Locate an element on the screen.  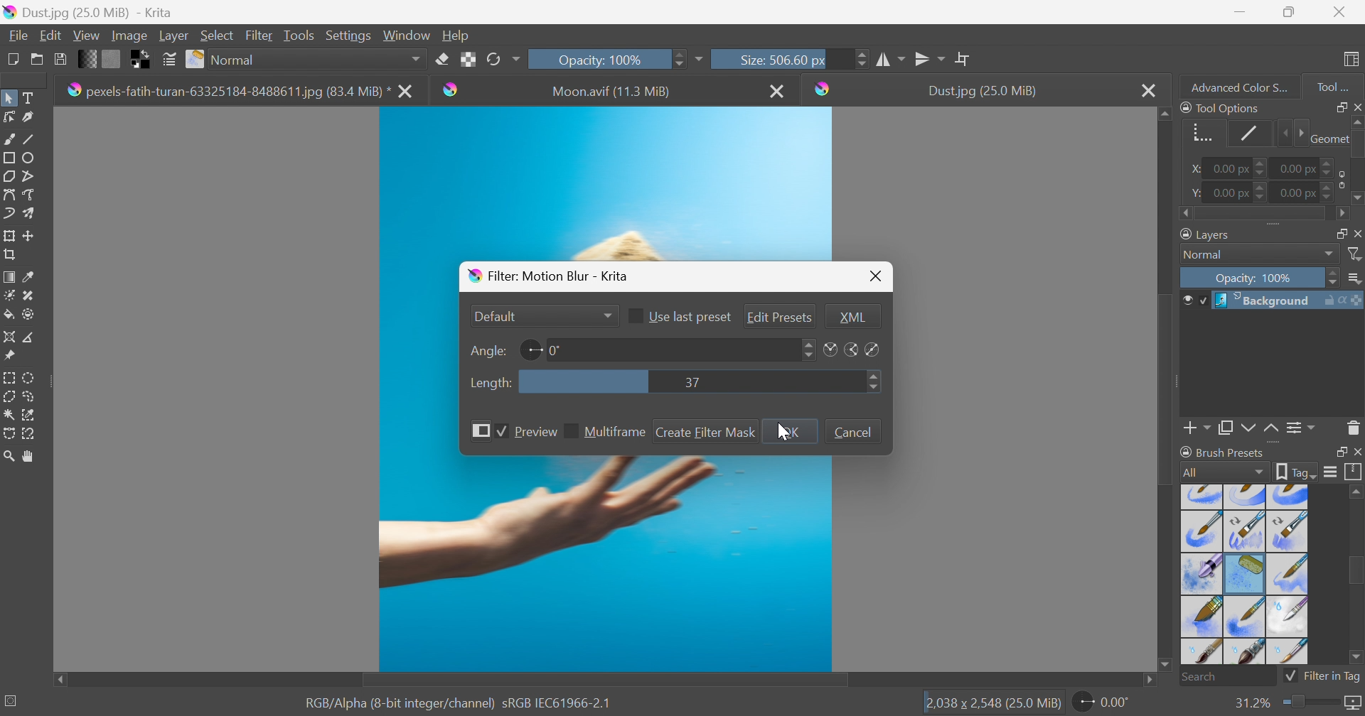
Elliptical selection tool is located at coordinates (30, 377).